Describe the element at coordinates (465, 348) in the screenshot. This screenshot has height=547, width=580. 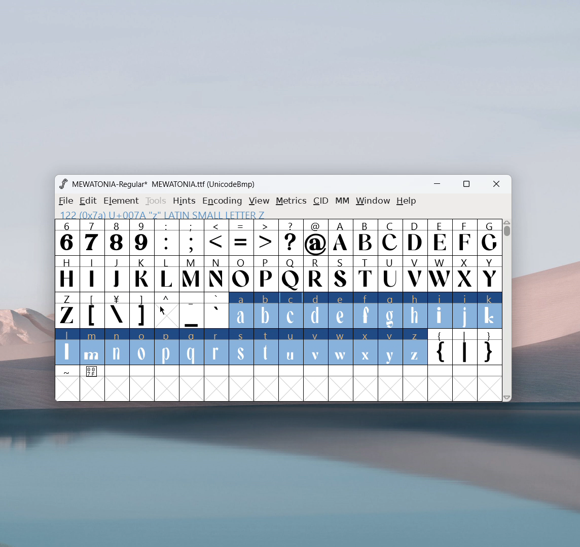
I see `|` at that location.